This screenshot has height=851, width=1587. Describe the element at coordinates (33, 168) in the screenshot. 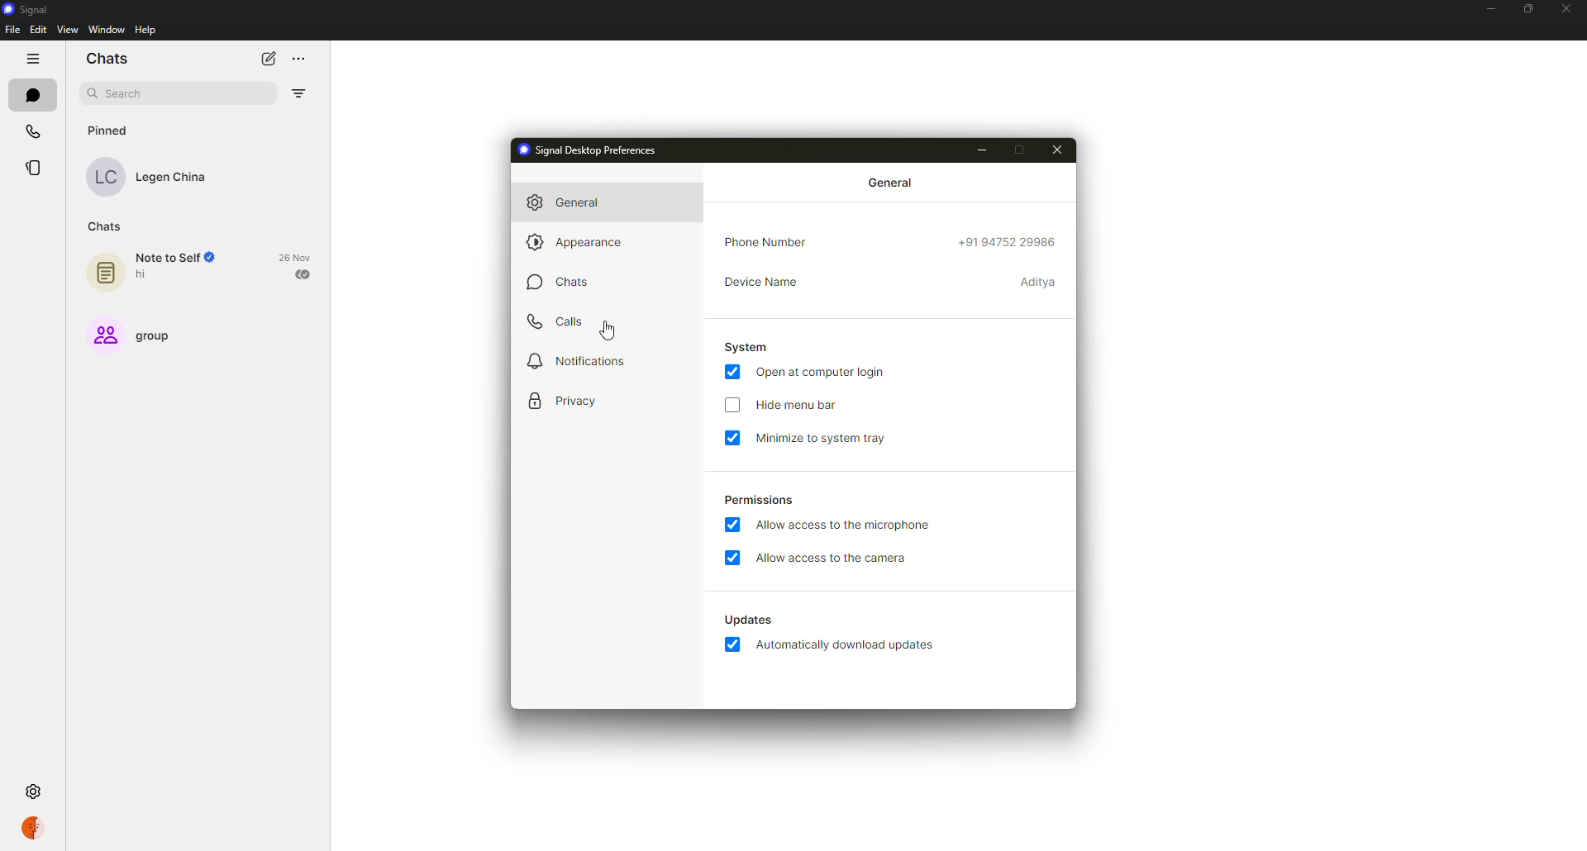

I see `stories` at that location.